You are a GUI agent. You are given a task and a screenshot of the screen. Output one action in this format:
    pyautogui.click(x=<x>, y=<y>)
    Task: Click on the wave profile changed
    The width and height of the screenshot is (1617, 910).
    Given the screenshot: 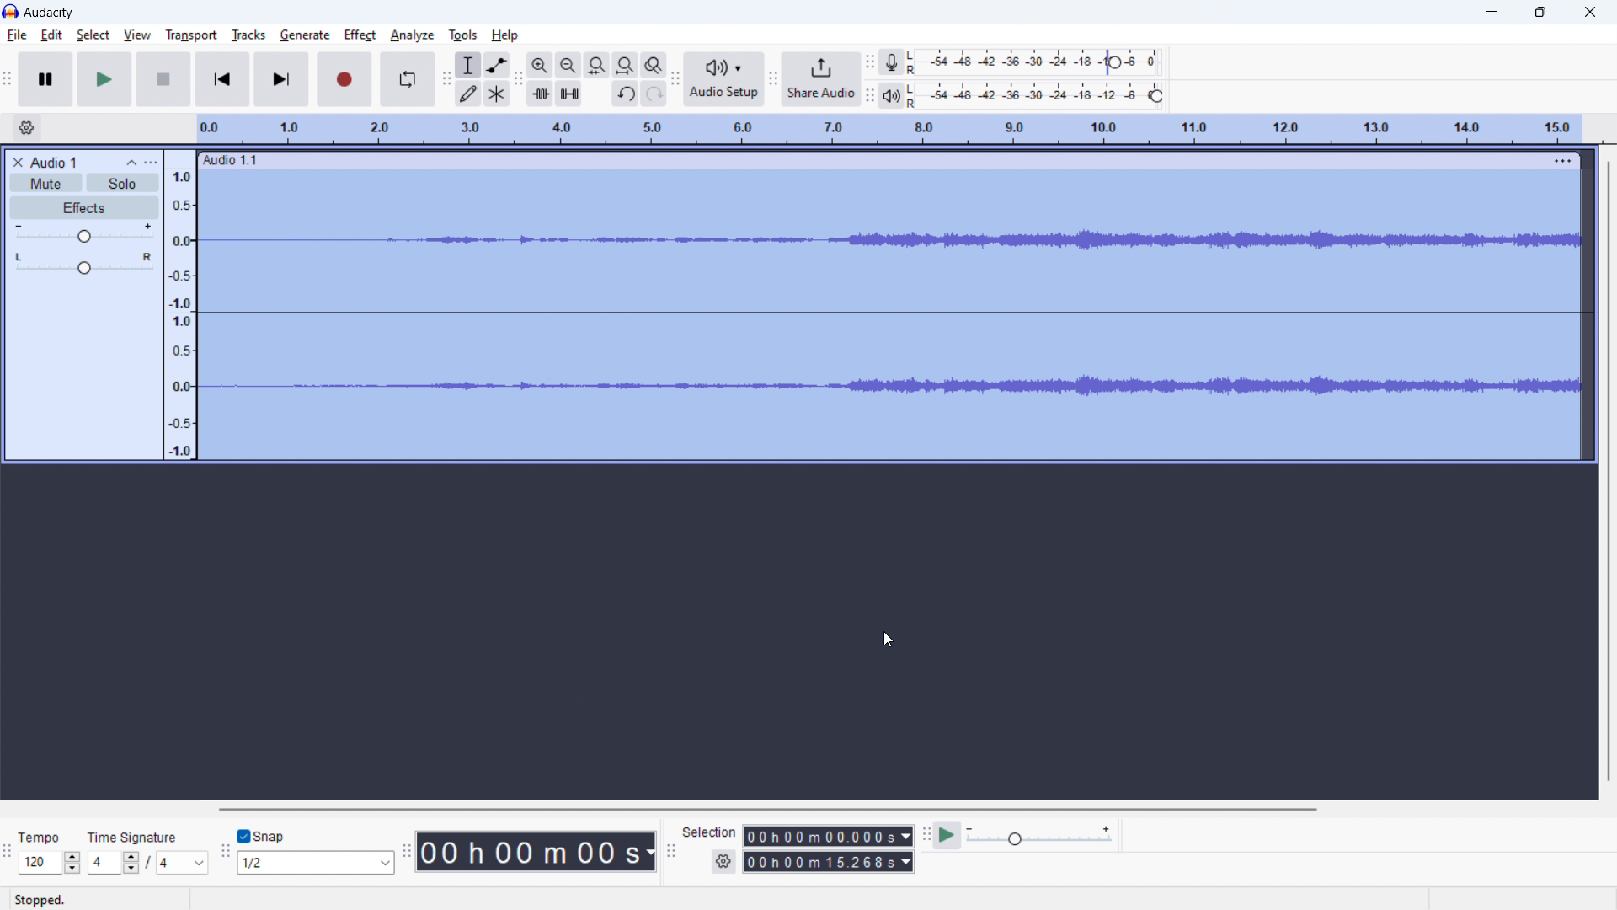 What is the action you would take?
    pyautogui.click(x=889, y=240)
    